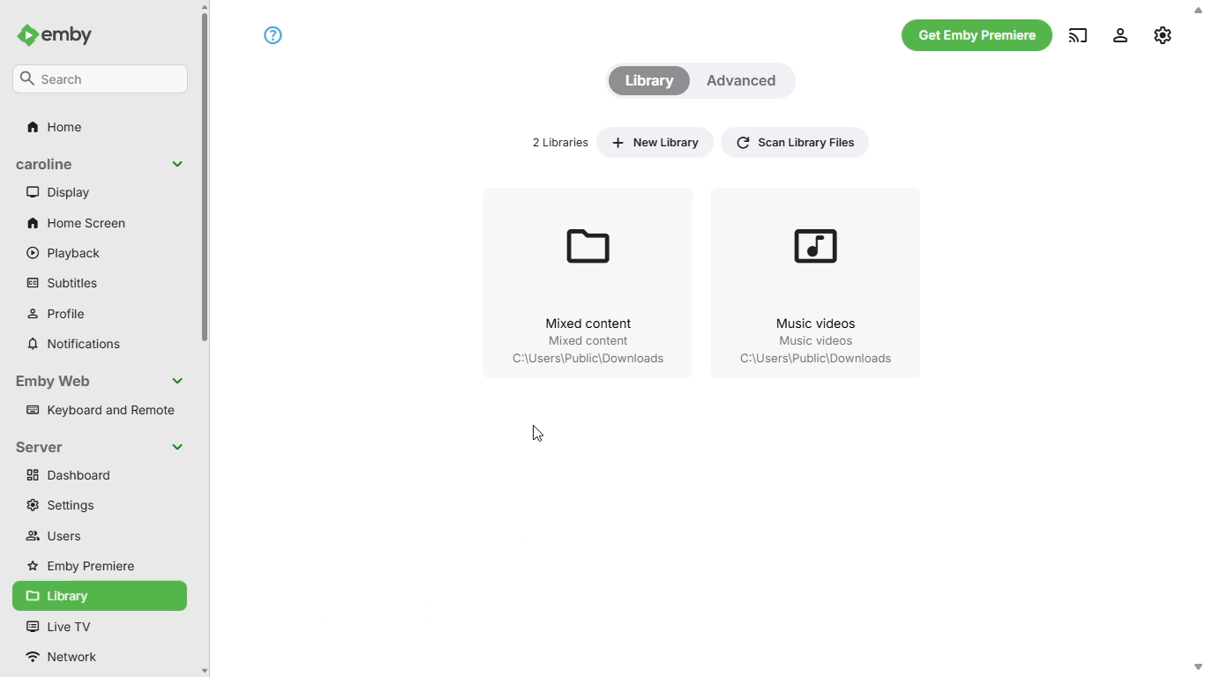  I want to click on Mixed content
Mixed content
C:\Users\Public\Downloads, so click(588, 346).